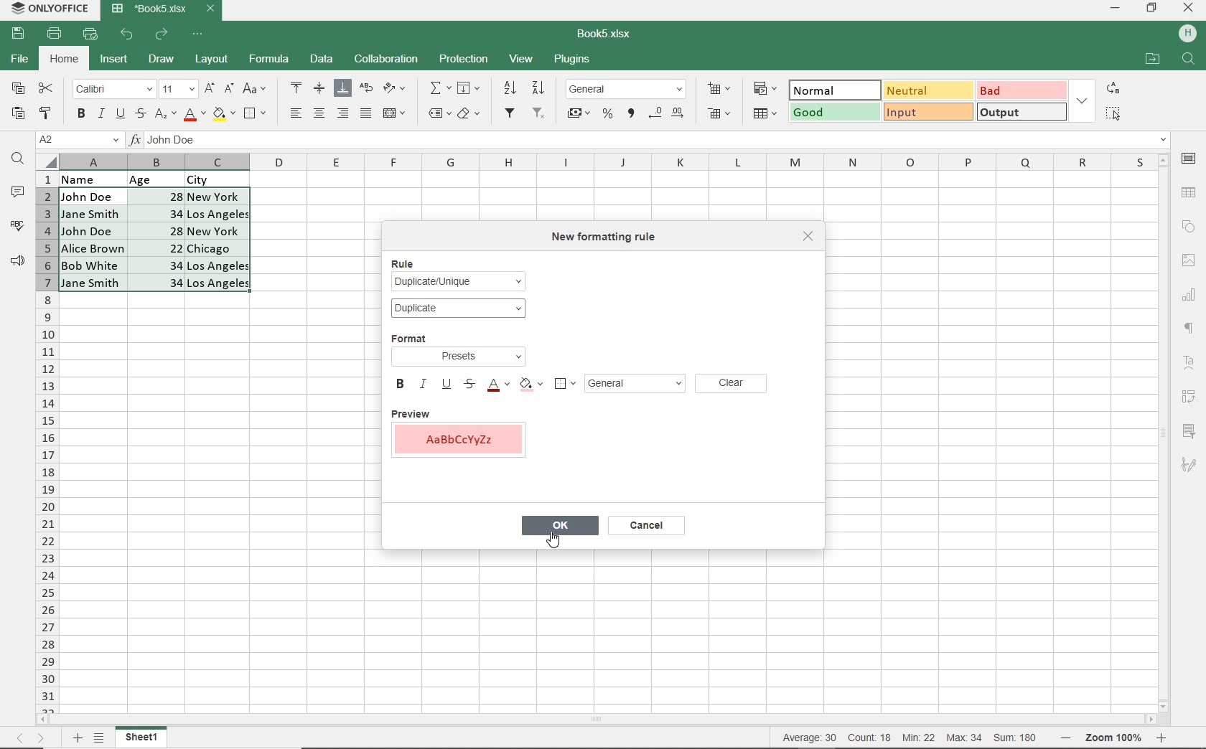  Describe the element at coordinates (1020, 90) in the screenshot. I see `BAD` at that location.